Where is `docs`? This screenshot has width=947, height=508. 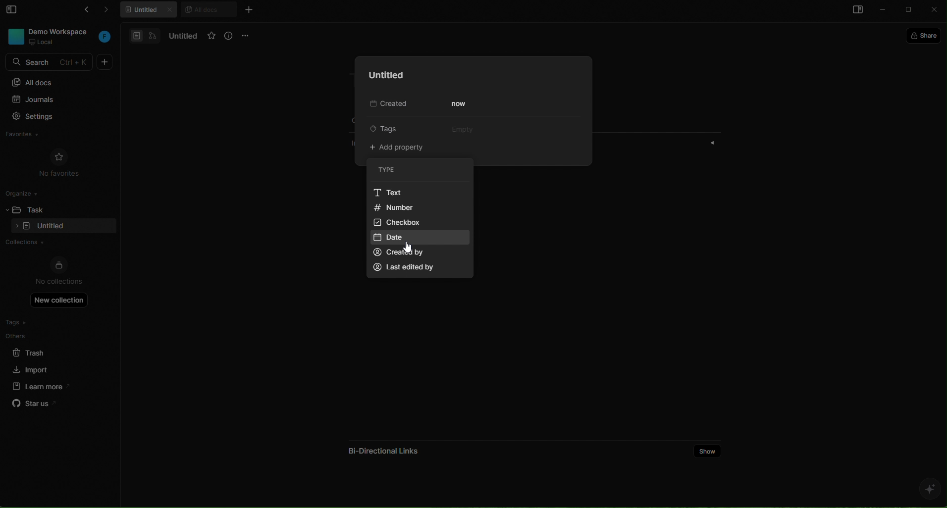
docs is located at coordinates (145, 35).